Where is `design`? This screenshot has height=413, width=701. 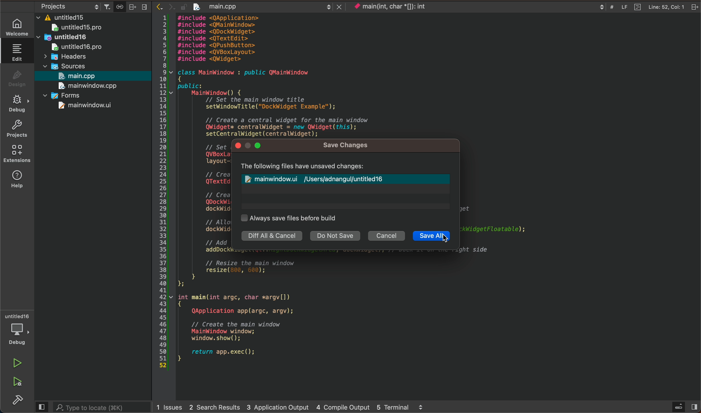
design is located at coordinates (16, 77).